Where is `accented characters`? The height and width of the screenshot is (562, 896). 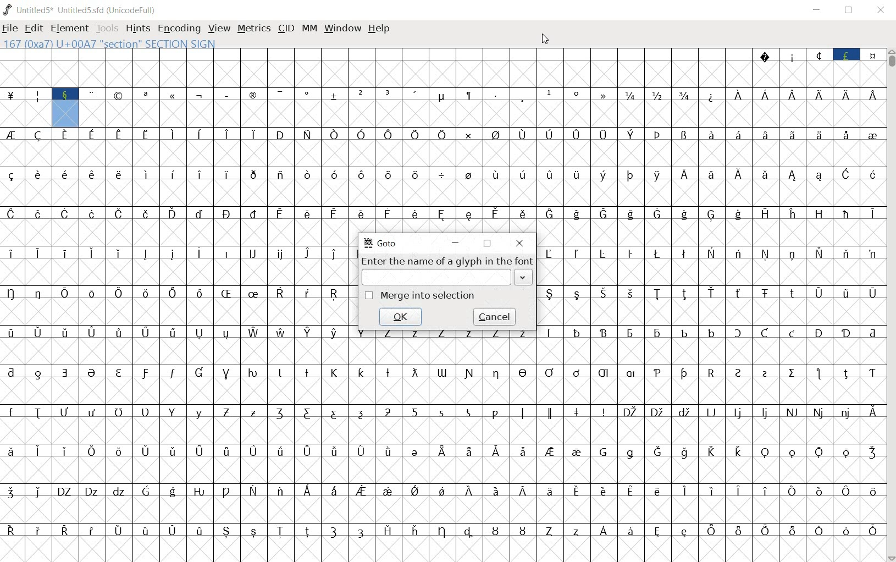 accented characters is located at coordinates (681, 187).